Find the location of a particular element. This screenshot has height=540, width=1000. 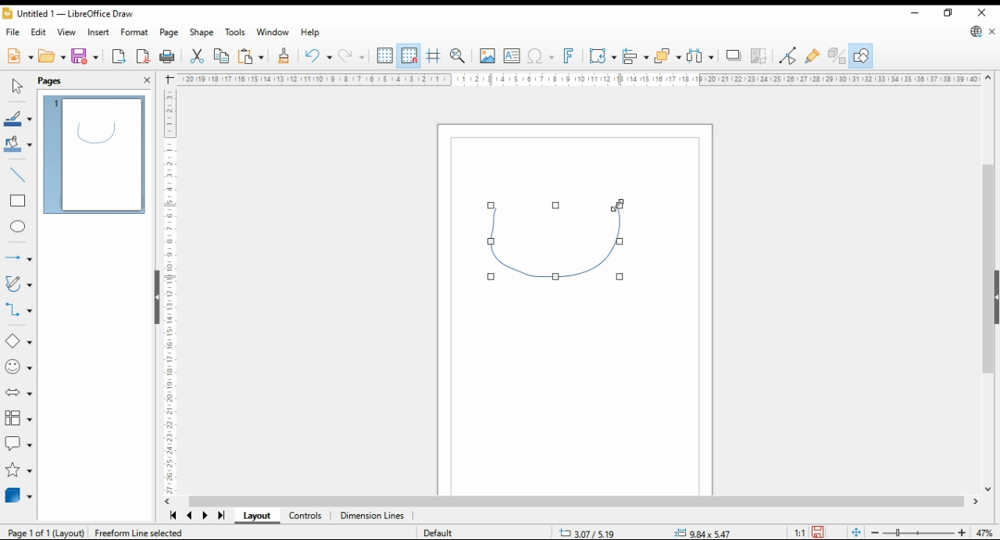

shape is located at coordinates (201, 32).